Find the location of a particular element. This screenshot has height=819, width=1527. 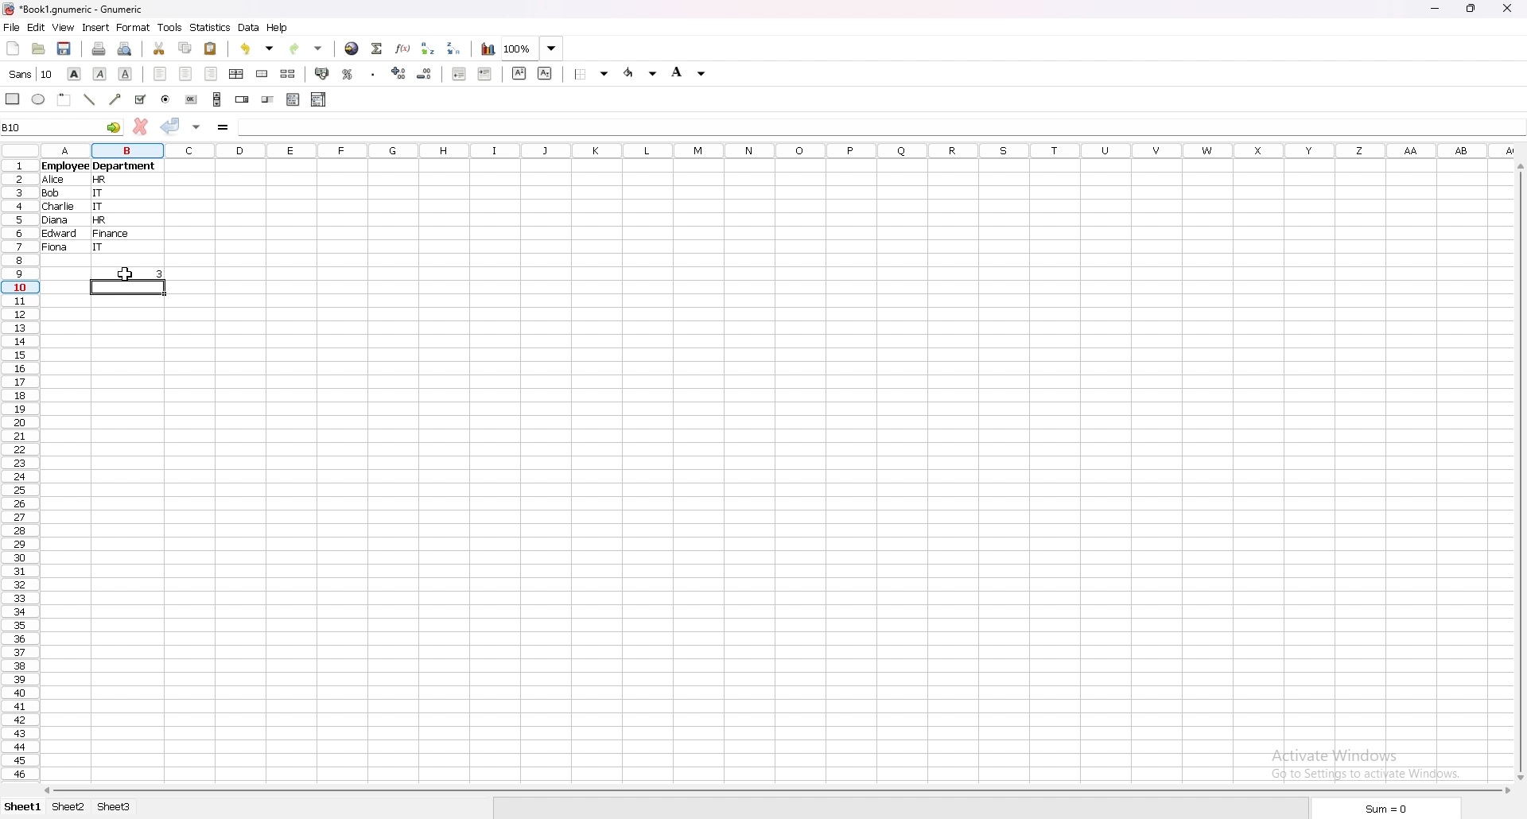

button is located at coordinates (191, 99).